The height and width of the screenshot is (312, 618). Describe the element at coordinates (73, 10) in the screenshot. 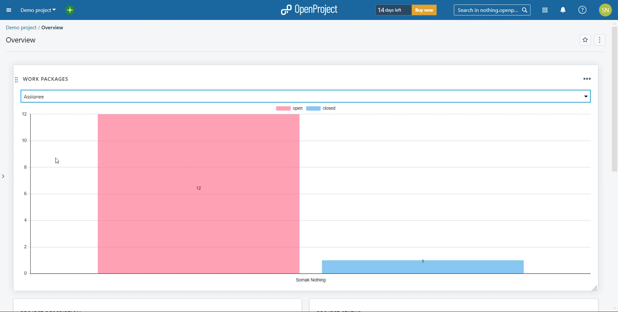

I see `add project` at that location.